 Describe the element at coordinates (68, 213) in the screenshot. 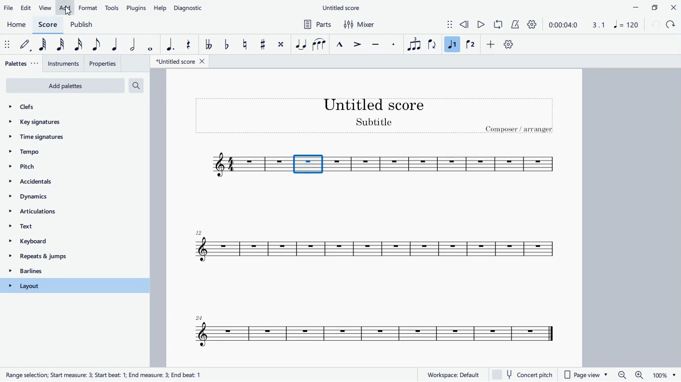

I see `articulations` at that location.